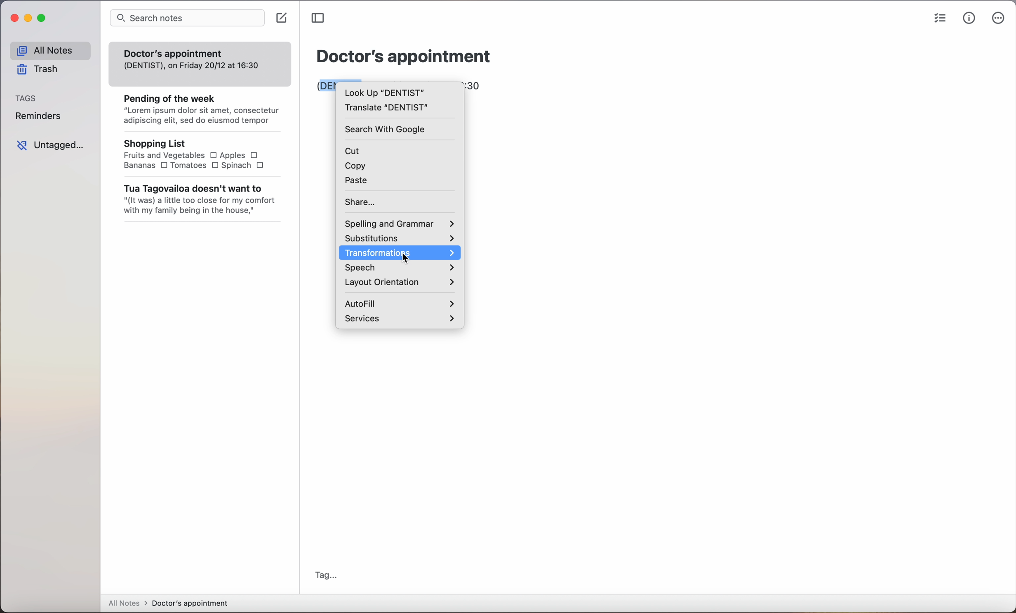  Describe the element at coordinates (387, 130) in the screenshot. I see `search with Google` at that location.